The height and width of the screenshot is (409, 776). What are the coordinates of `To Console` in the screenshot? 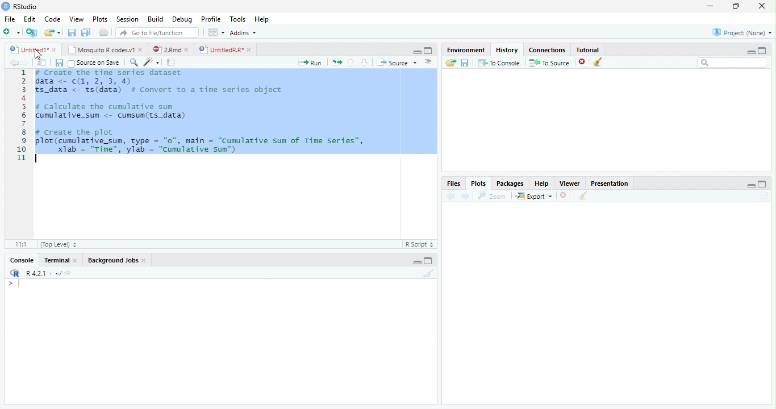 It's located at (499, 64).